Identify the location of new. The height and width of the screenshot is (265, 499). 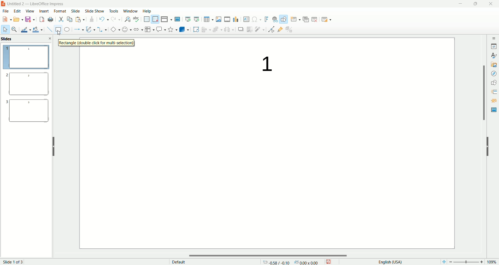
(7, 19).